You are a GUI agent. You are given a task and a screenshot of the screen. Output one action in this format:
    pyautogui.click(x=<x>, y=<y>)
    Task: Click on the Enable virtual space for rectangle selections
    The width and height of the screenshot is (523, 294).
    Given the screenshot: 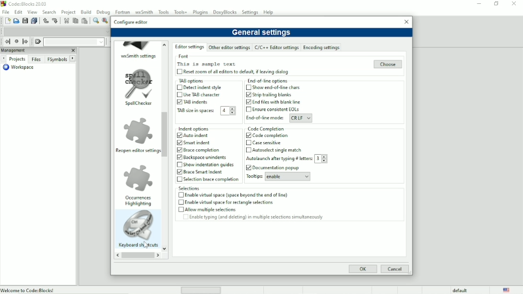 What is the action you would take?
    pyautogui.click(x=232, y=202)
    